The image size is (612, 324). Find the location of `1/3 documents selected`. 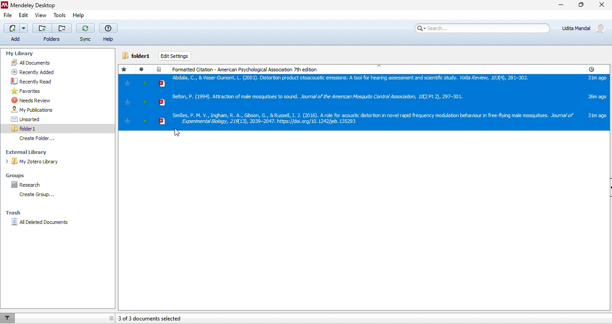

1/3 documents selected is located at coordinates (159, 318).